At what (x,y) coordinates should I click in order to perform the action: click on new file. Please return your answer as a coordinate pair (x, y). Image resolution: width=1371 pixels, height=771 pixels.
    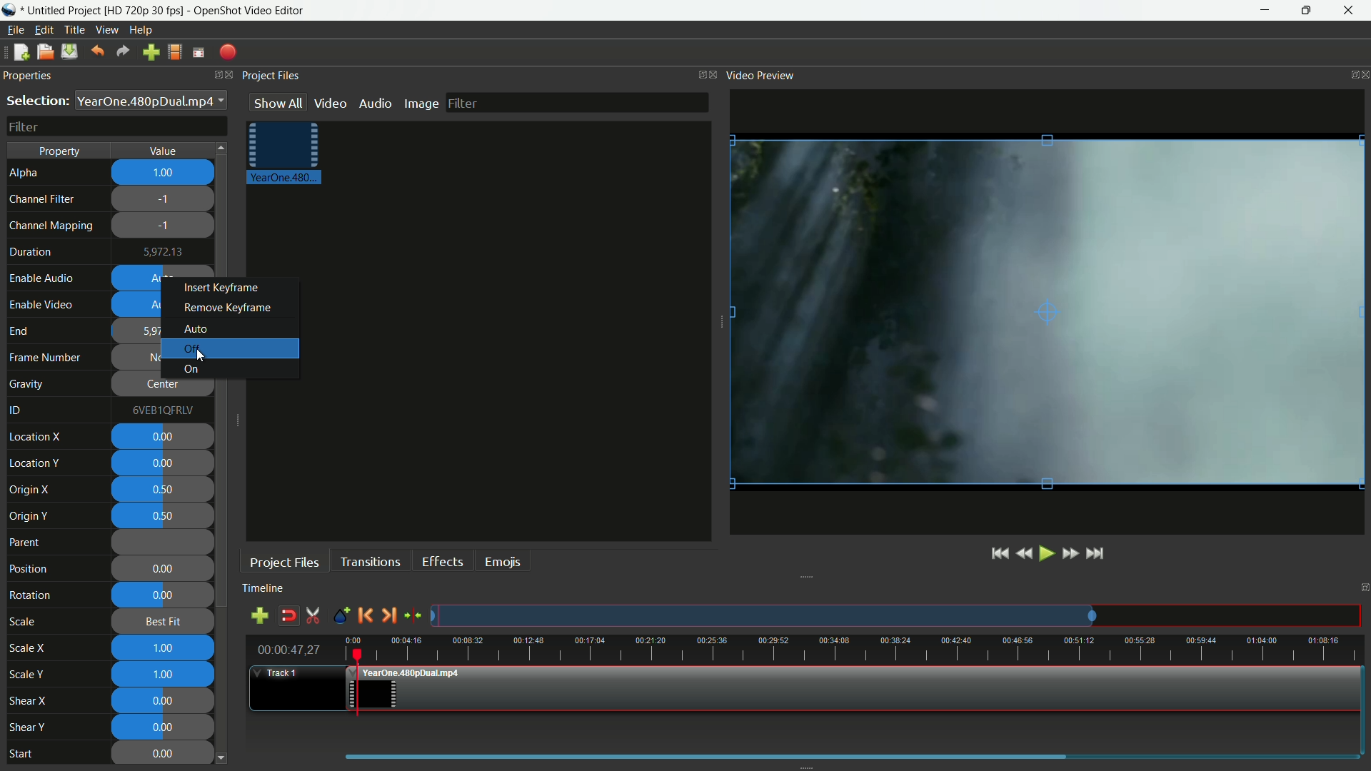
    Looking at the image, I should click on (21, 52).